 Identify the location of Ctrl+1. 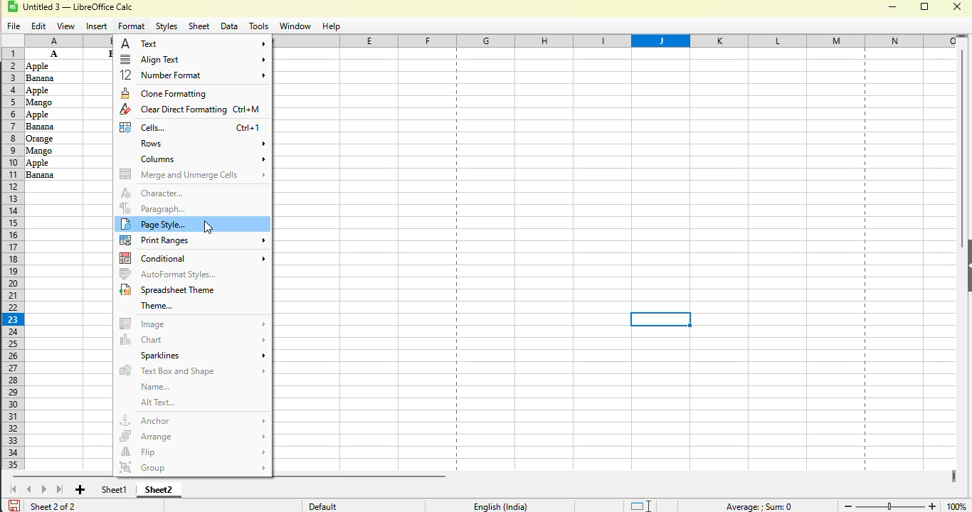
(248, 129).